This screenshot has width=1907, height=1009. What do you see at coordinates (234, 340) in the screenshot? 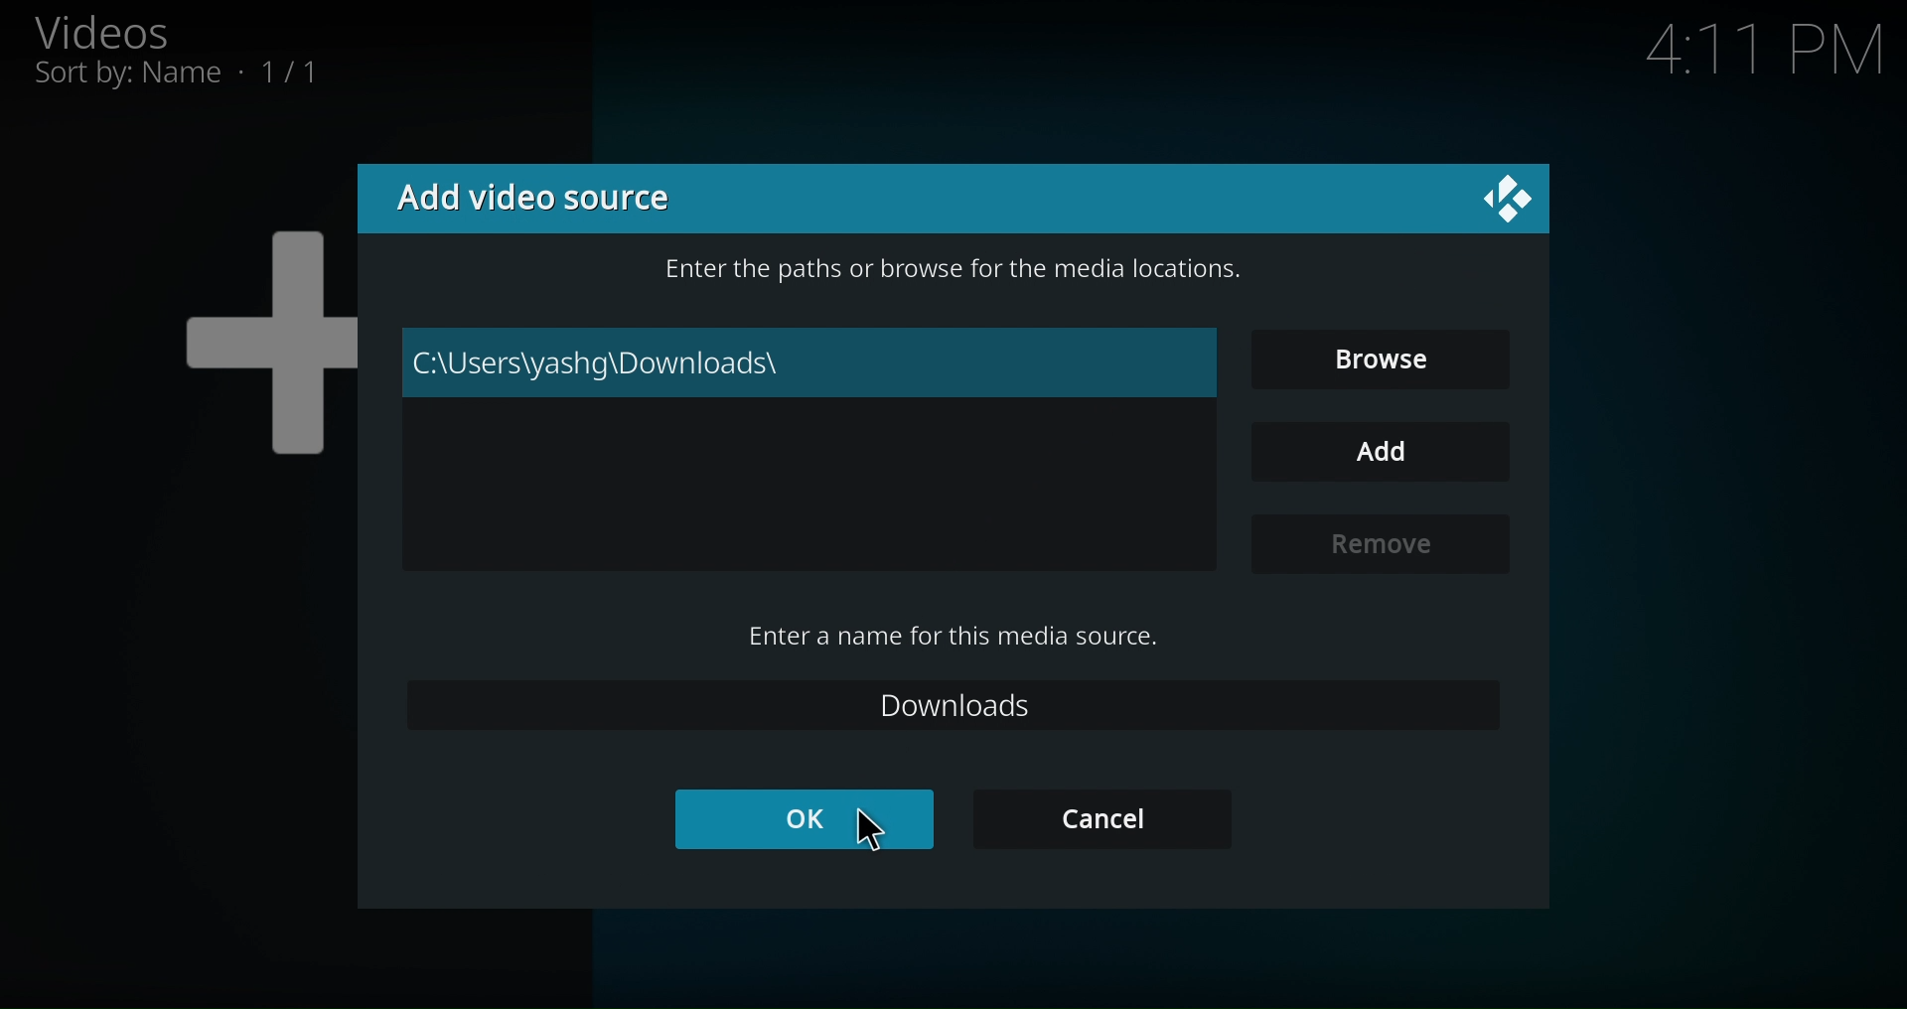
I see `Plus icon` at bounding box center [234, 340].